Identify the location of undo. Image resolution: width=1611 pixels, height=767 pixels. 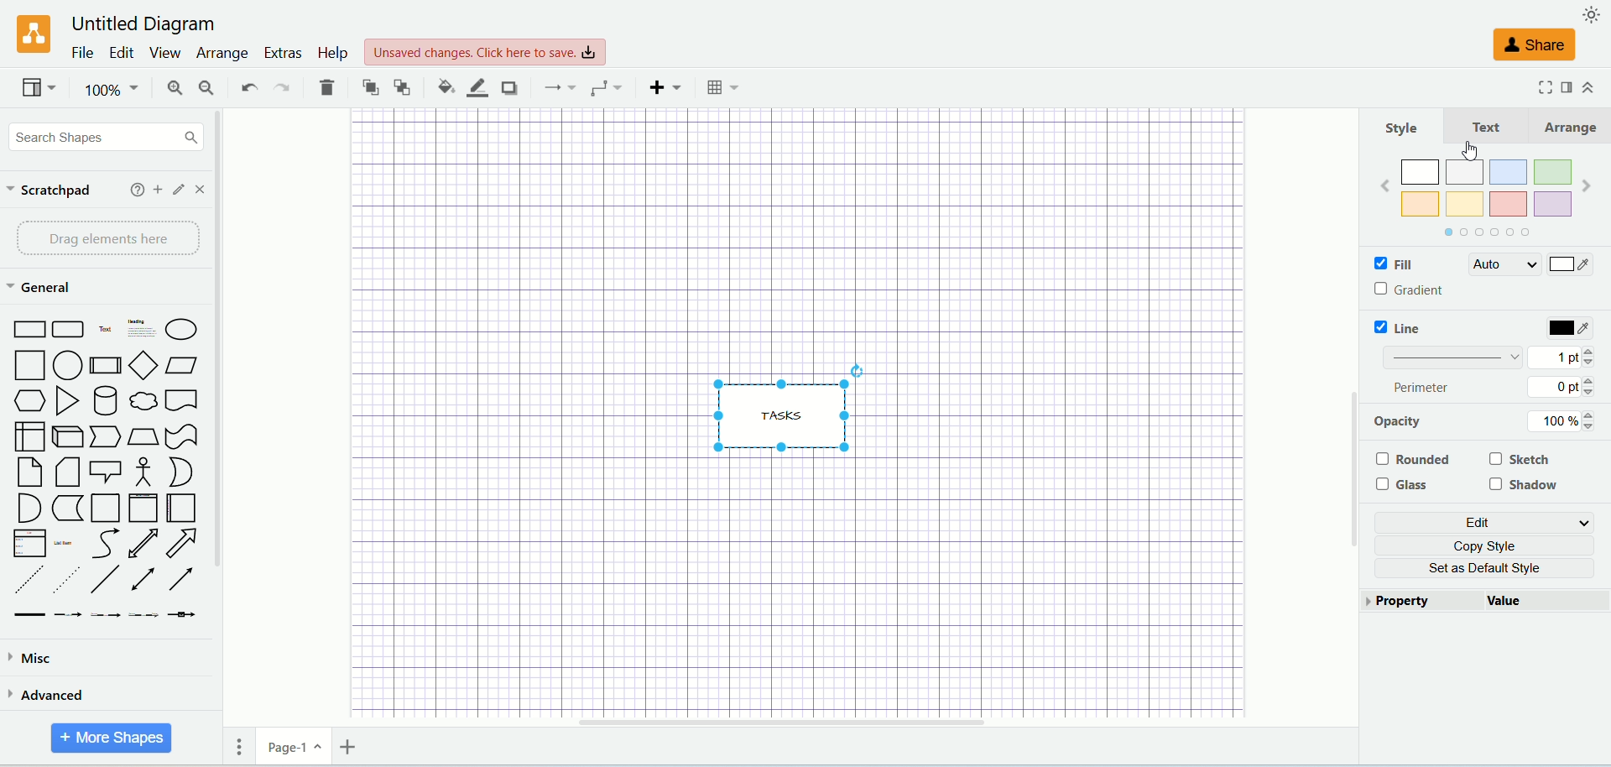
(247, 88).